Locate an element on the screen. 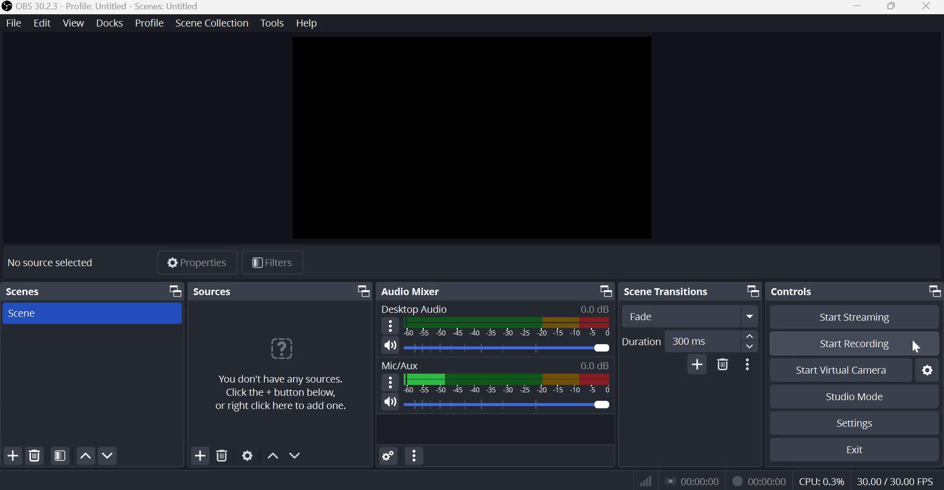 This screenshot has height=490, width=944. Audio Slider is located at coordinates (601, 405).